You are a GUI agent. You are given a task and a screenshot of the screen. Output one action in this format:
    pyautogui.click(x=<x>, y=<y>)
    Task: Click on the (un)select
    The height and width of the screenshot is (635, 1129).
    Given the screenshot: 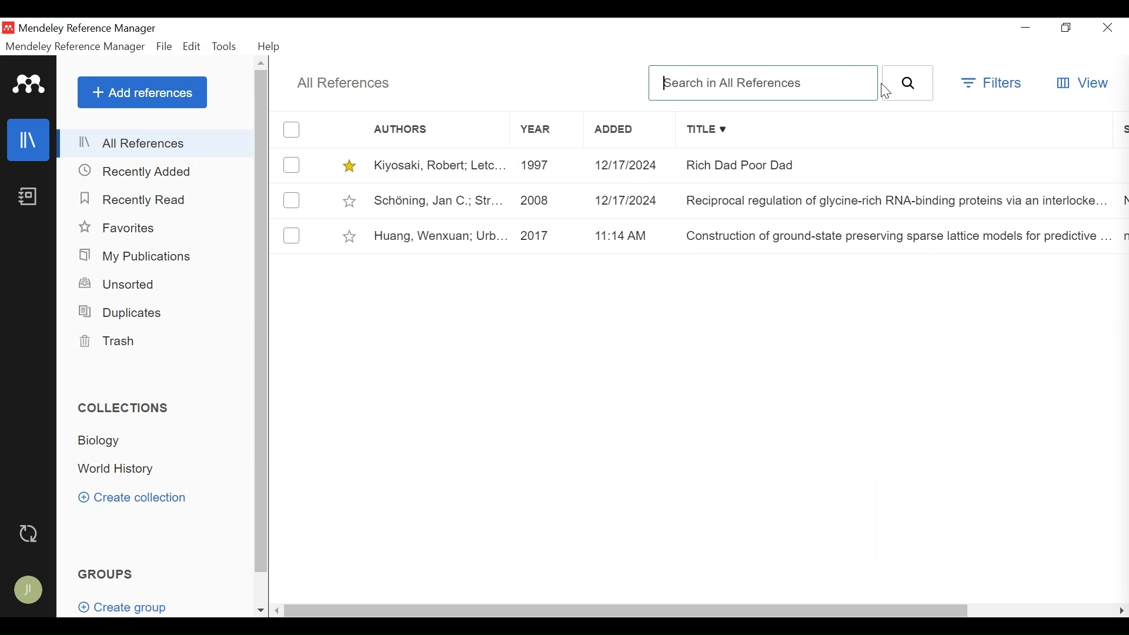 What is the action you would take?
    pyautogui.click(x=291, y=130)
    